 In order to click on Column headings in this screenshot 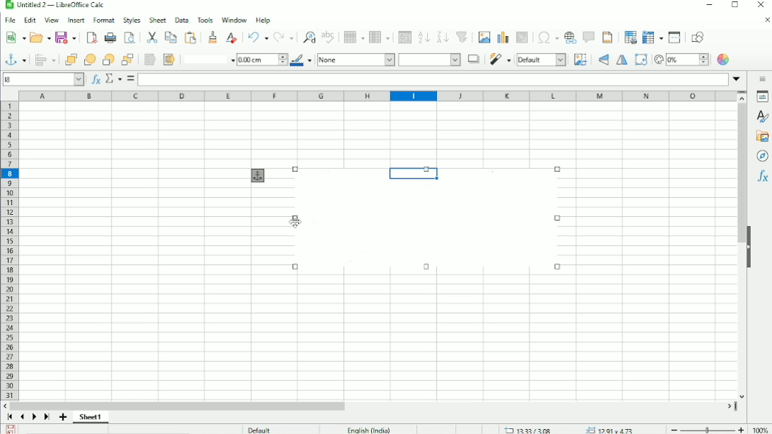, I will do `click(378, 96)`.